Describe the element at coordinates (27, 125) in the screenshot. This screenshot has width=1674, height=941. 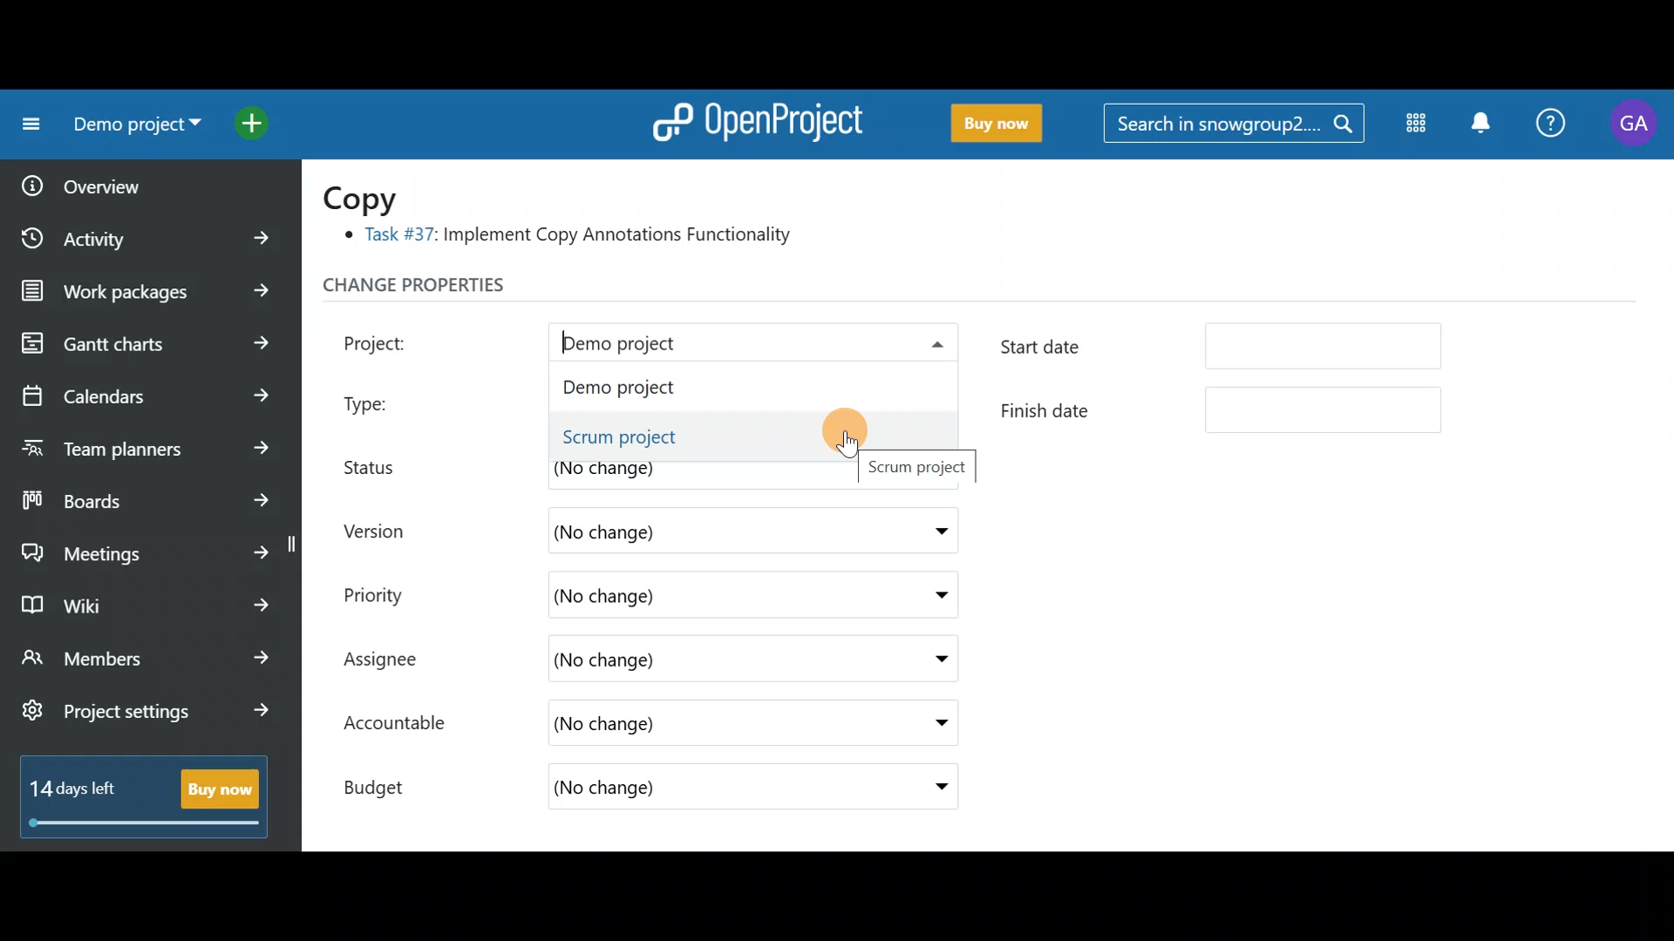
I see `Collapse project menu` at that location.